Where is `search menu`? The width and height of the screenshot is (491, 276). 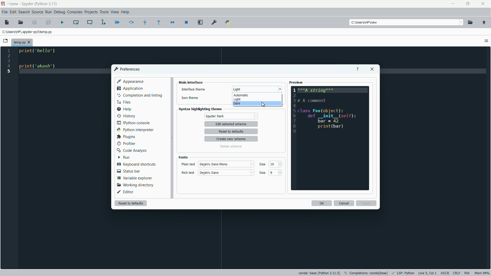
search menu is located at coordinates (24, 12).